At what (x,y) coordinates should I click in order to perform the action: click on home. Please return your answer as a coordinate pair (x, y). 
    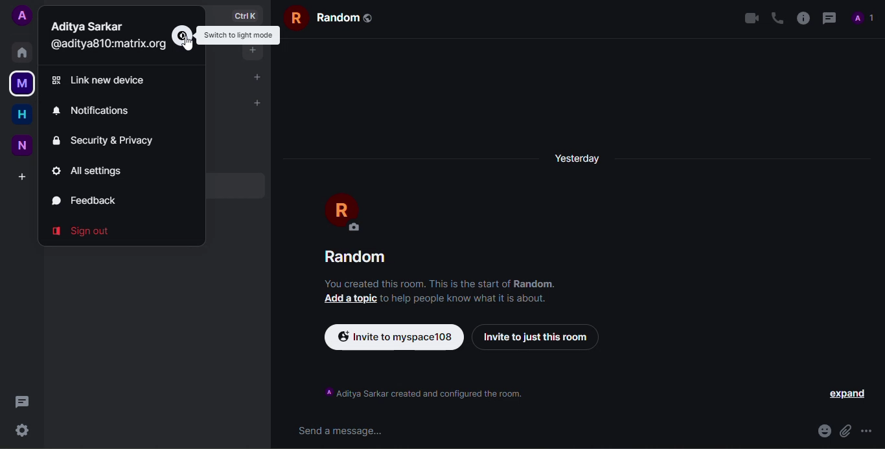
    Looking at the image, I should click on (23, 52).